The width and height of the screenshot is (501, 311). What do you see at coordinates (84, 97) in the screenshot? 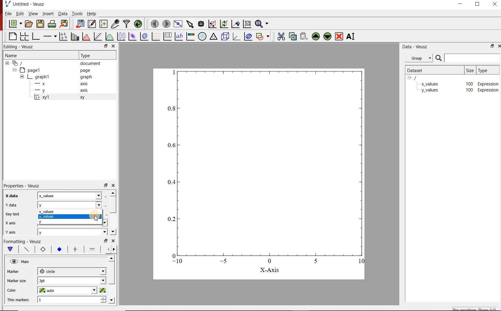
I see `xy` at bounding box center [84, 97].